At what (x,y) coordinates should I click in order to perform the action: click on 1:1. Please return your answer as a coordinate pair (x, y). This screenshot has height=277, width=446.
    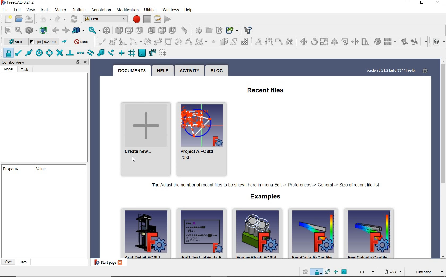
    Looking at the image, I should click on (367, 271).